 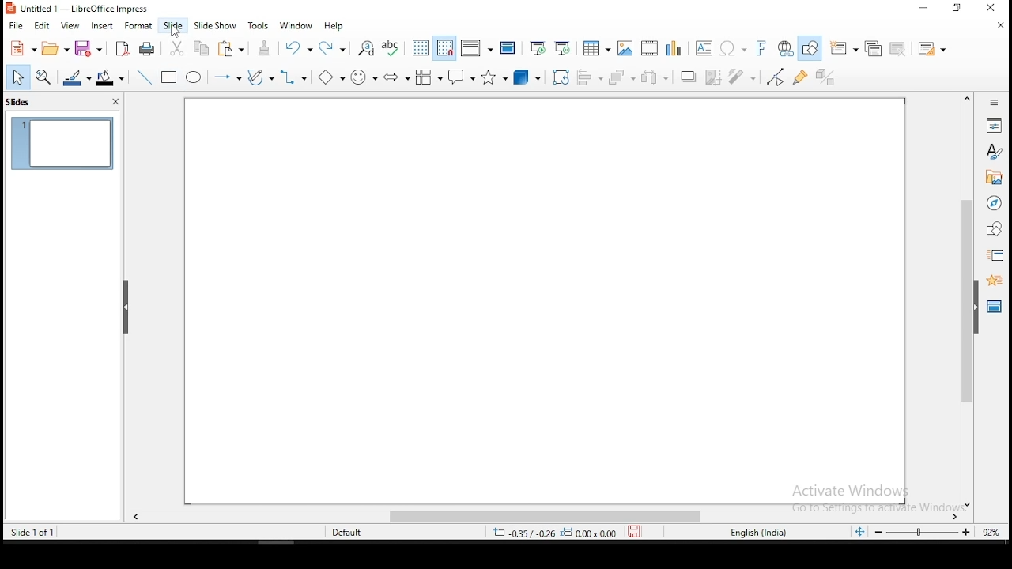 I want to click on slide show, so click(x=217, y=25).